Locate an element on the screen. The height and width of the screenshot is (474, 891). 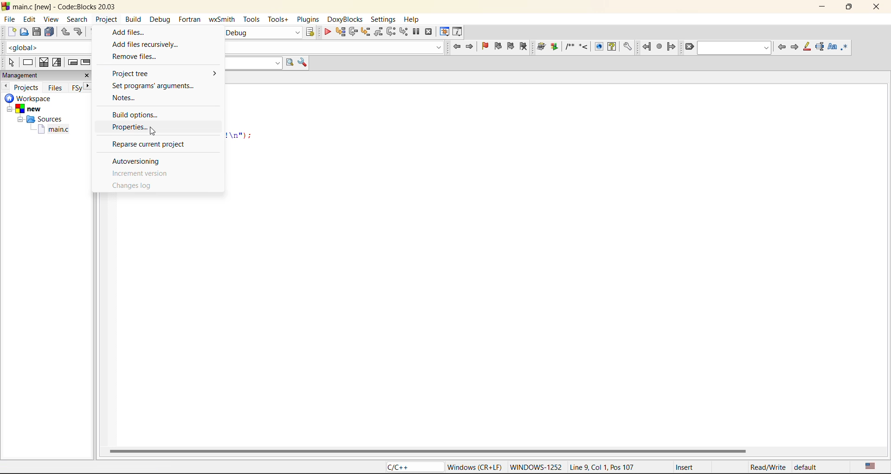
C/C++ is located at coordinates (410, 467).